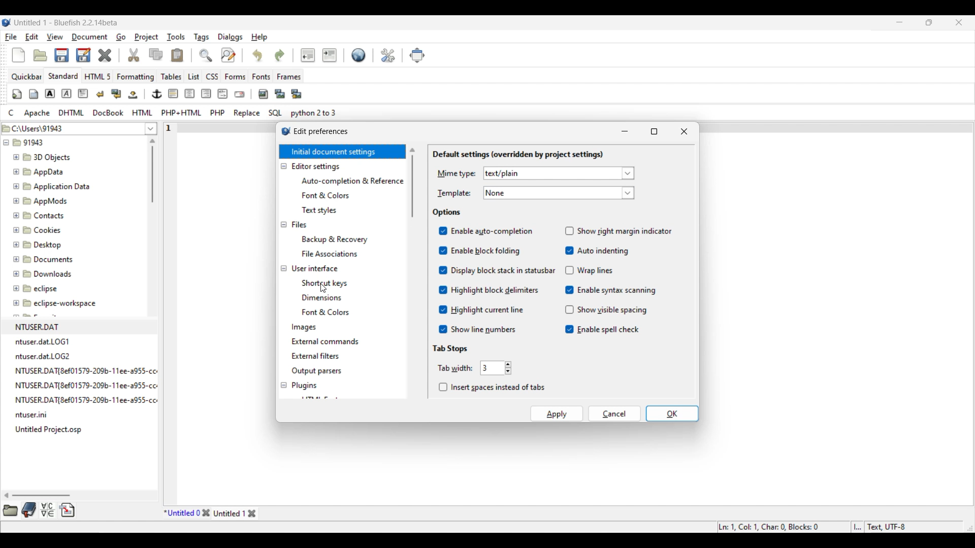 The width and height of the screenshot is (975, 548). Describe the element at coordinates (318, 55) in the screenshot. I see `Indentation` at that location.